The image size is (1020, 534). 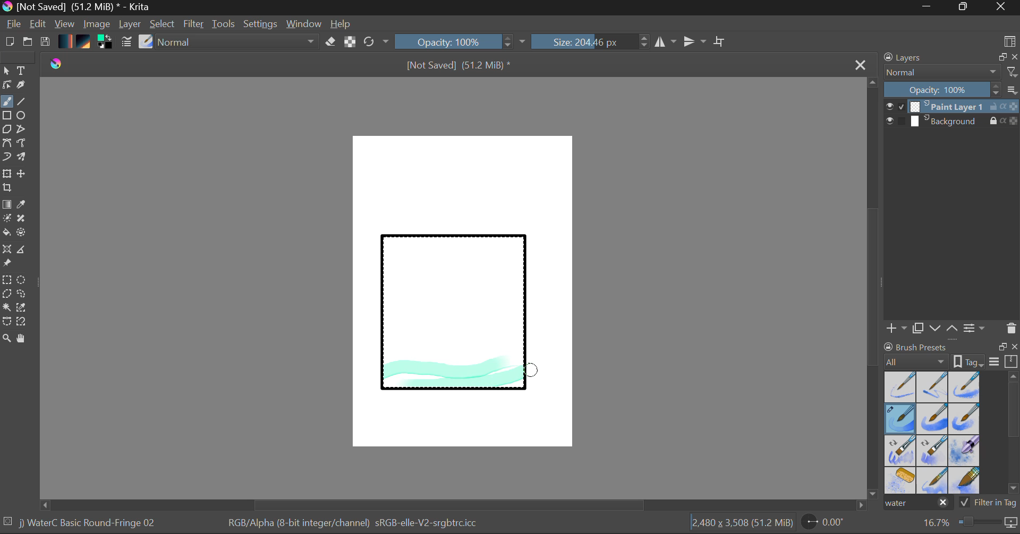 I want to click on Fill, so click(x=6, y=234).